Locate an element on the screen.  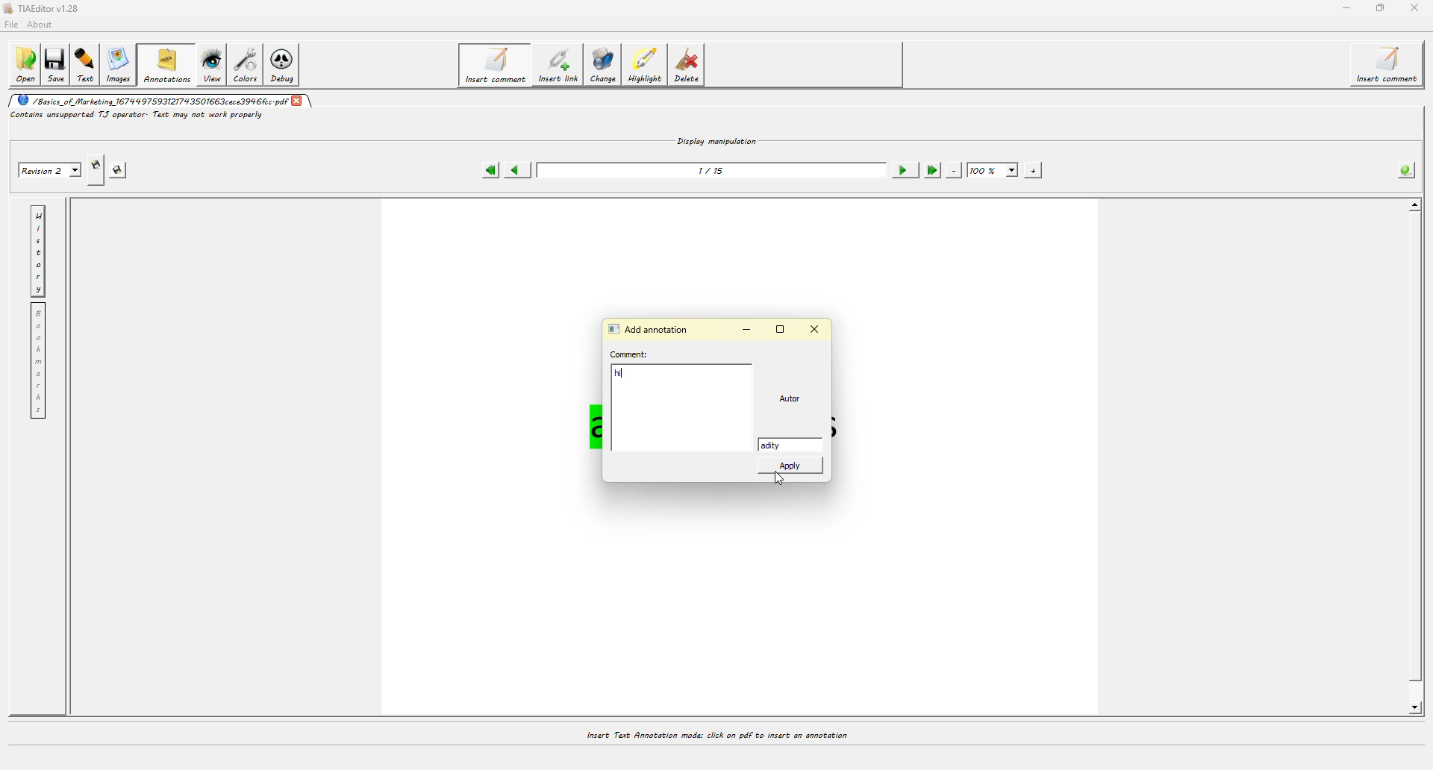
insert comment is located at coordinates (493, 65).